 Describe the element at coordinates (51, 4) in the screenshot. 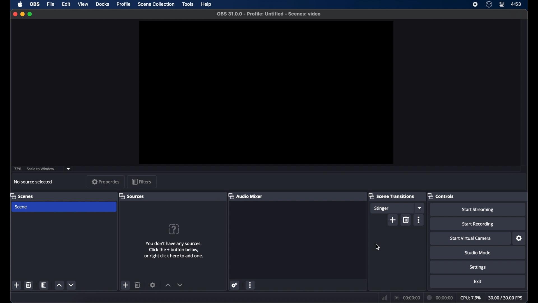

I see `file` at that location.